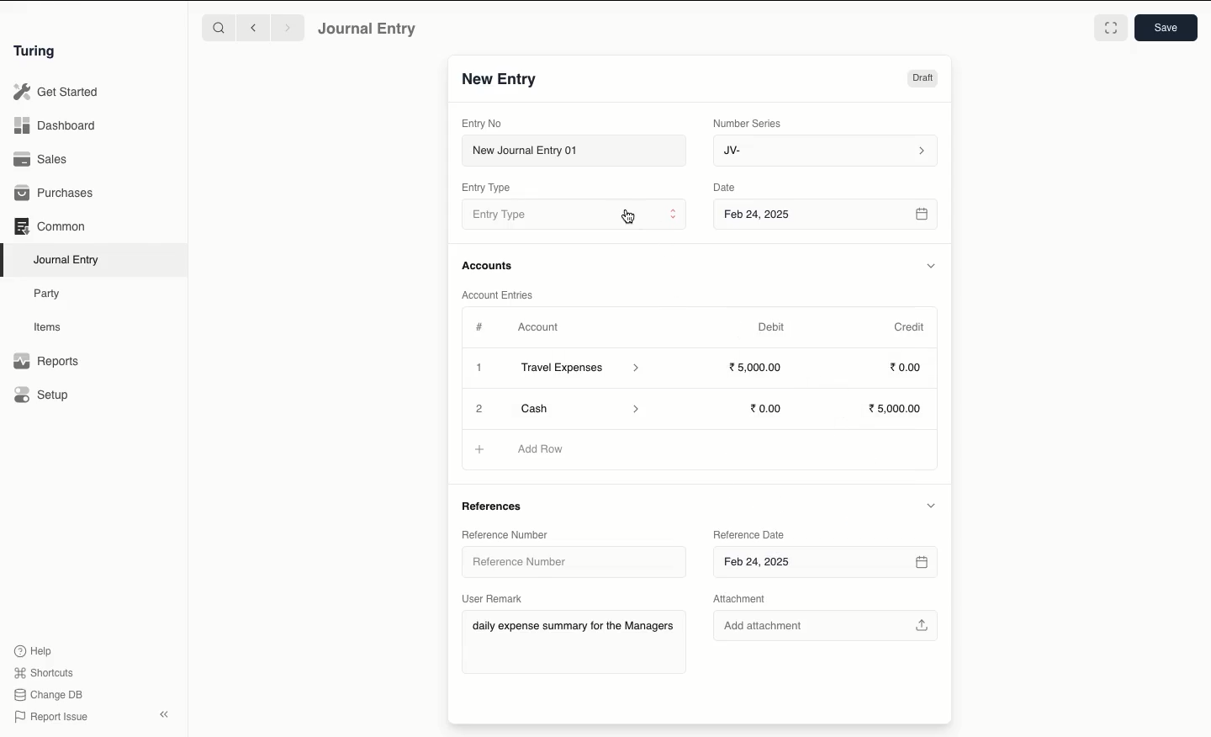 Image resolution: width=1211 pixels, height=737 pixels. What do you see at coordinates (368, 29) in the screenshot?
I see `Journal Entry` at bounding box center [368, 29].